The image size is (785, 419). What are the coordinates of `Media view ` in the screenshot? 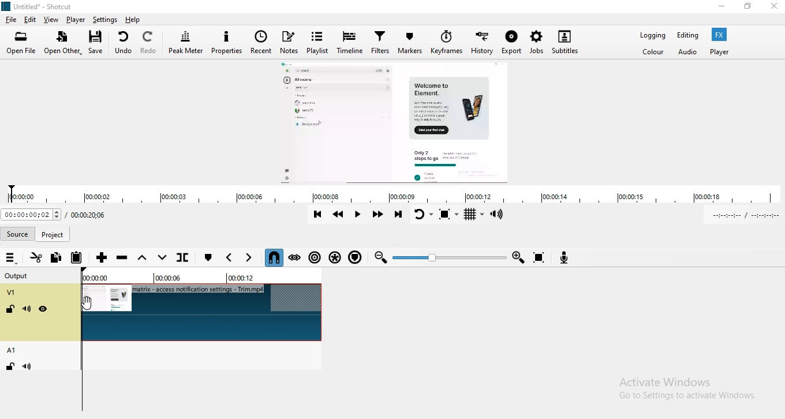 It's located at (398, 124).